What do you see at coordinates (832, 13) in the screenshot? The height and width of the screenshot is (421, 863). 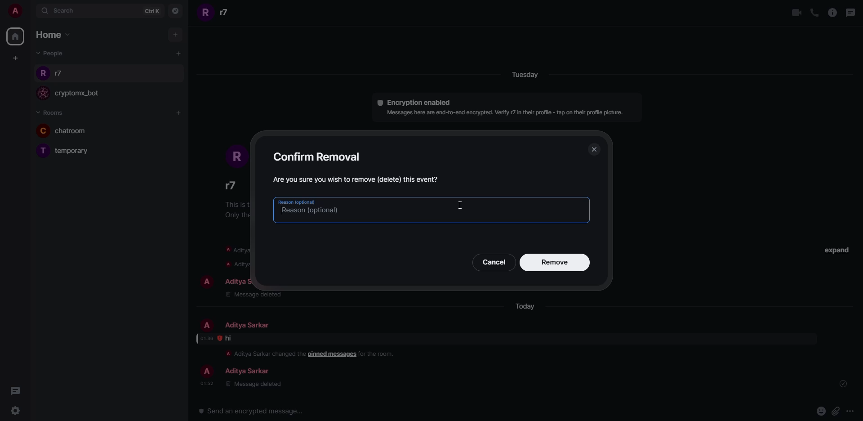 I see `info` at bounding box center [832, 13].